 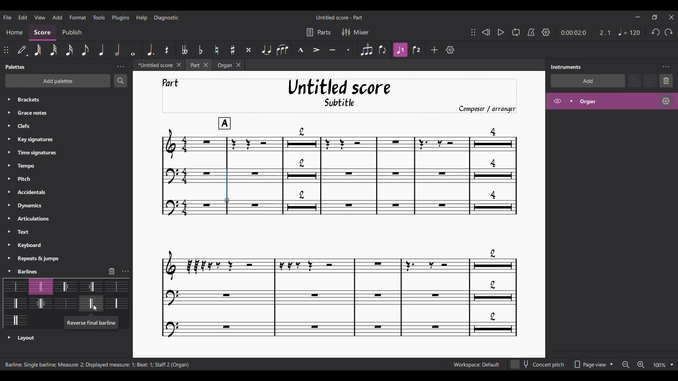 What do you see at coordinates (630, 32) in the screenshot?
I see `Quarter note` at bounding box center [630, 32].